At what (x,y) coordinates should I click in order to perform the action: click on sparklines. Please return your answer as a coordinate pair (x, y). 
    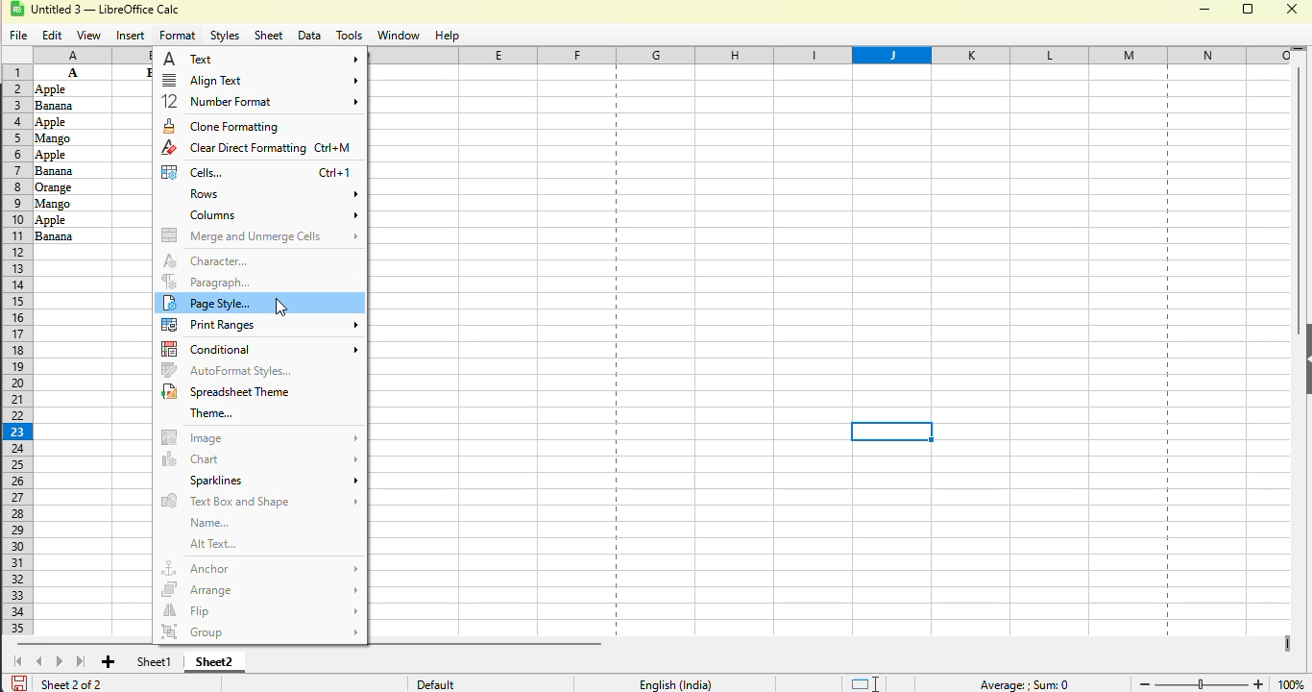
    Looking at the image, I should click on (272, 481).